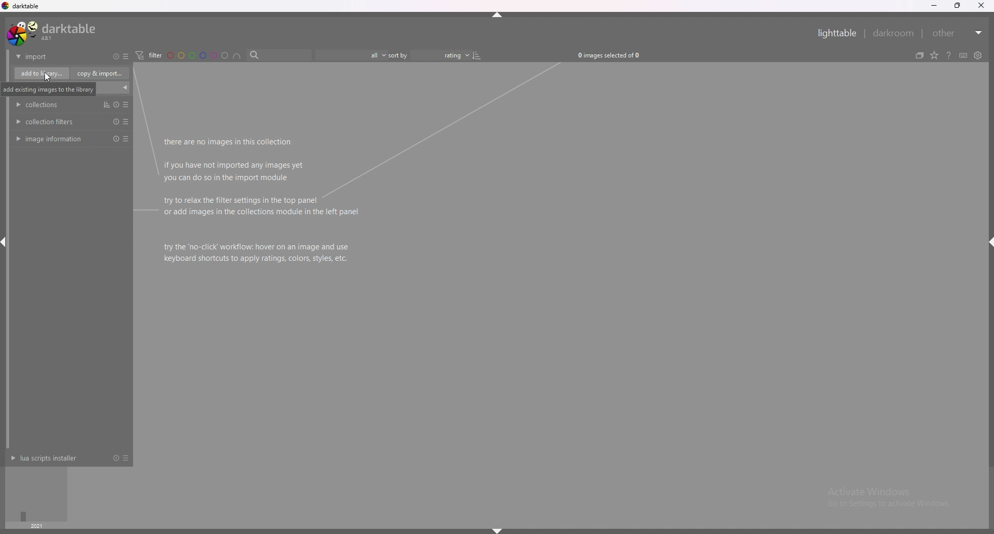 This screenshot has width=994, height=534. Describe the element at coordinates (958, 33) in the screenshot. I see `other` at that location.